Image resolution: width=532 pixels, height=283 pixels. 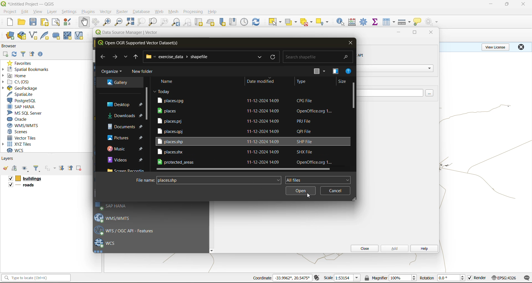 What do you see at coordinates (10, 179) in the screenshot?
I see `checkbox` at bounding box center [10, 179].